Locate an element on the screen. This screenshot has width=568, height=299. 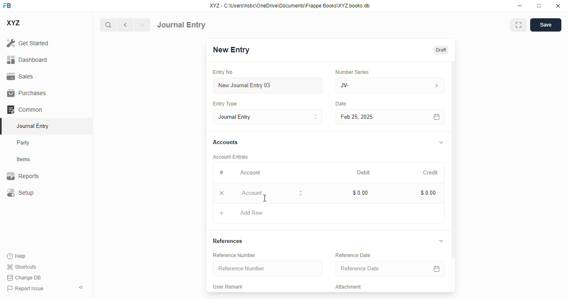
get started is located at coordinates (27, 43).